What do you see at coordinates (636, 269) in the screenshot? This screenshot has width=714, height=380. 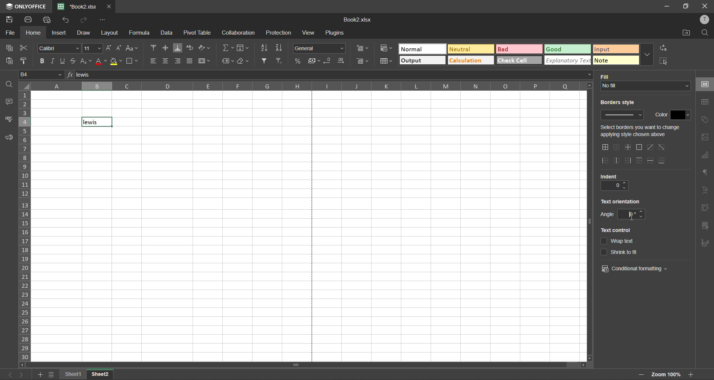 I see `conditional formatting` at bounding box center [636, 269].